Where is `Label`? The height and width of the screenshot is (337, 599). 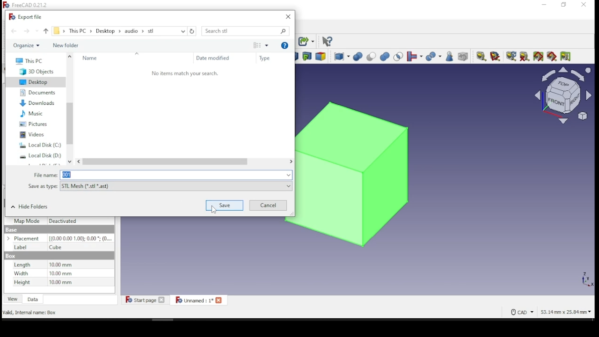 Label is located at coordinates (21, 248).